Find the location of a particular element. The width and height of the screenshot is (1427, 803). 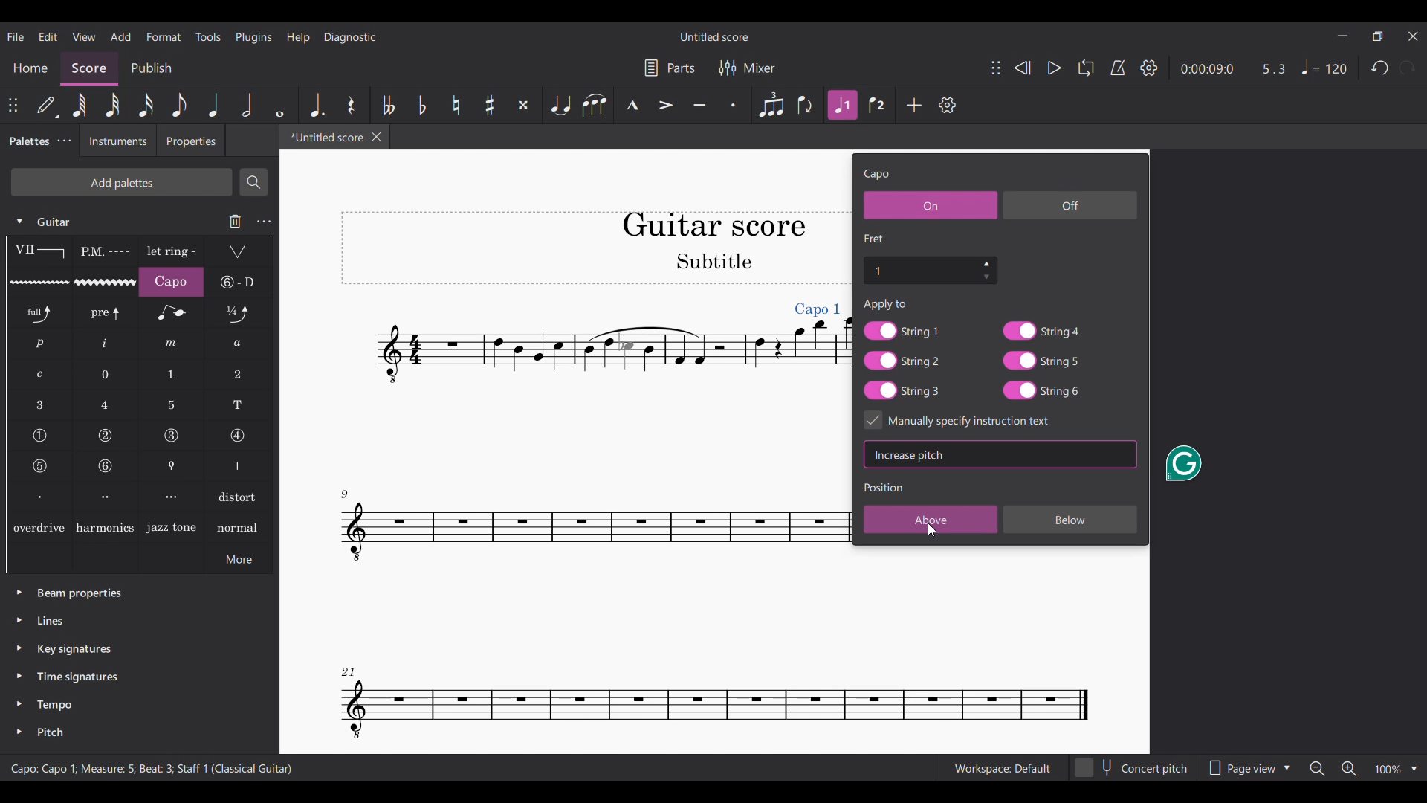

Click to expand pitch palette is located at coordinates (19, 732).